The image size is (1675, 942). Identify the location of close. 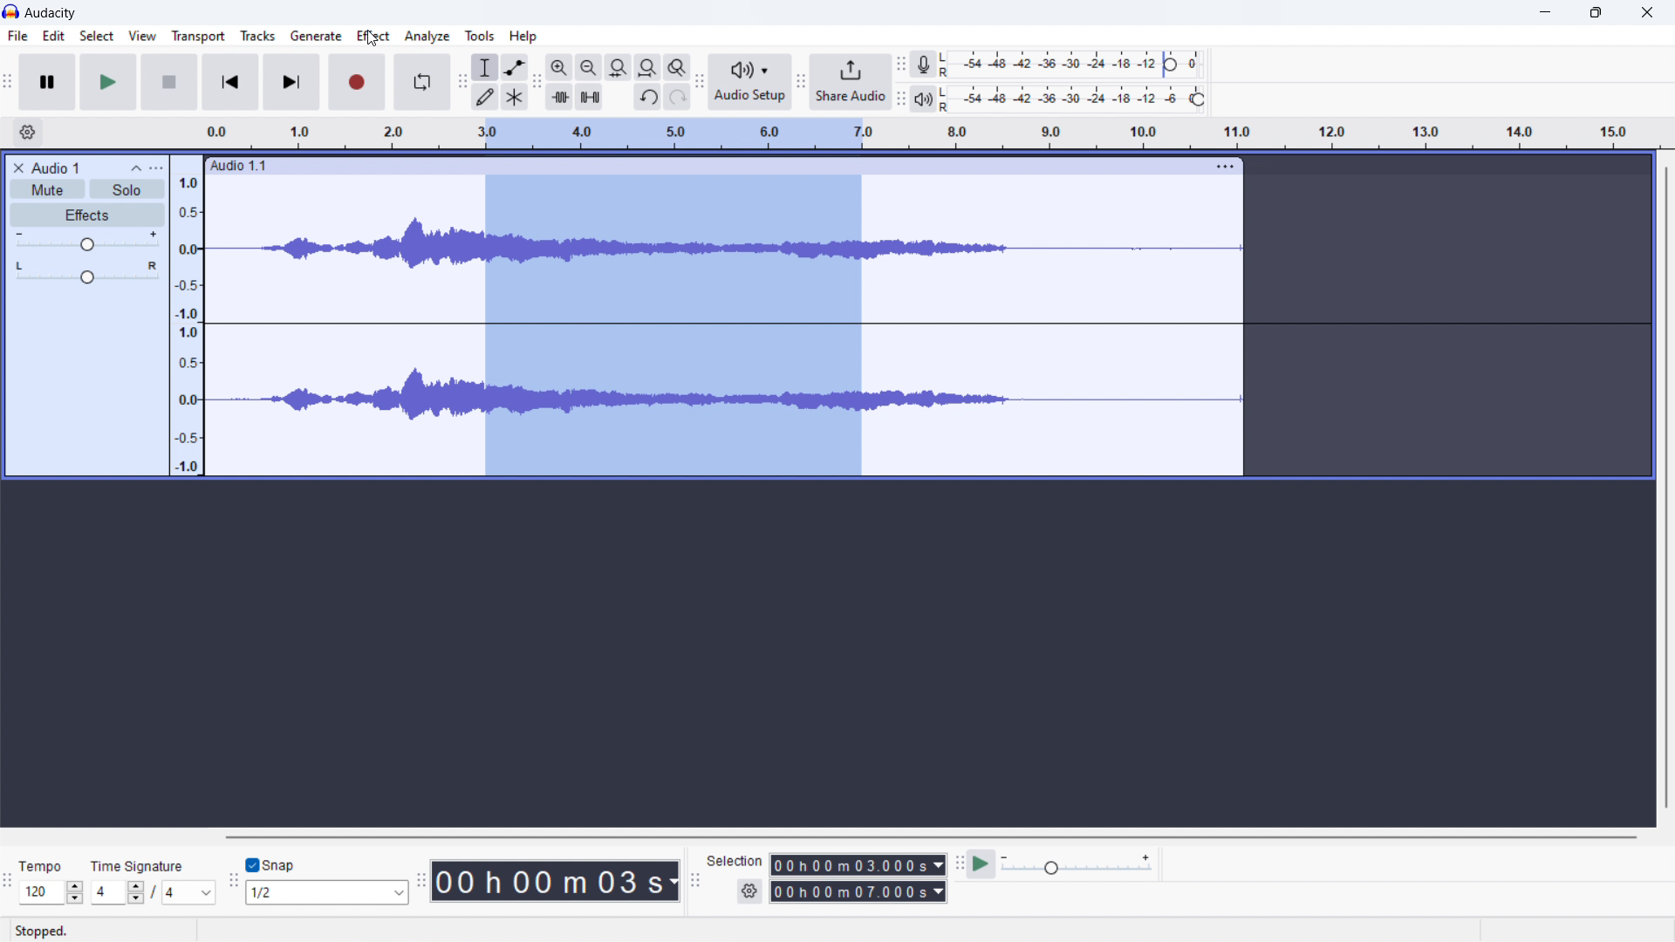
(1648, 13).